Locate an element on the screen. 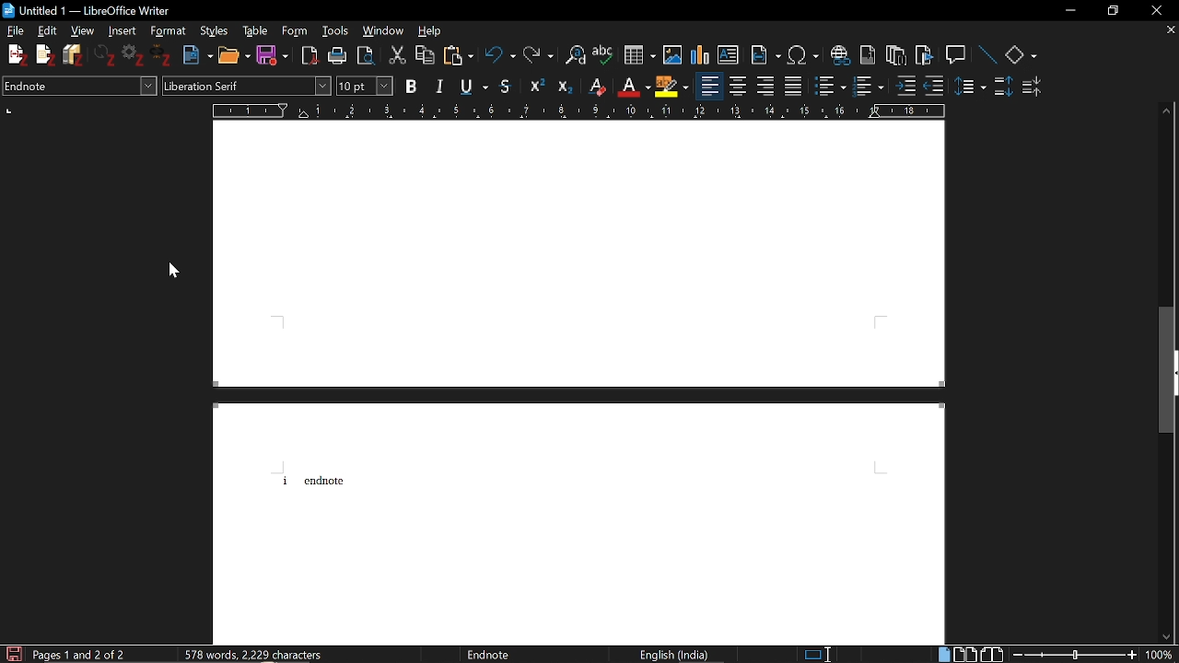 The height and width of the screenshot is (663, 1179). Underline is located at coordinates (476, 86).